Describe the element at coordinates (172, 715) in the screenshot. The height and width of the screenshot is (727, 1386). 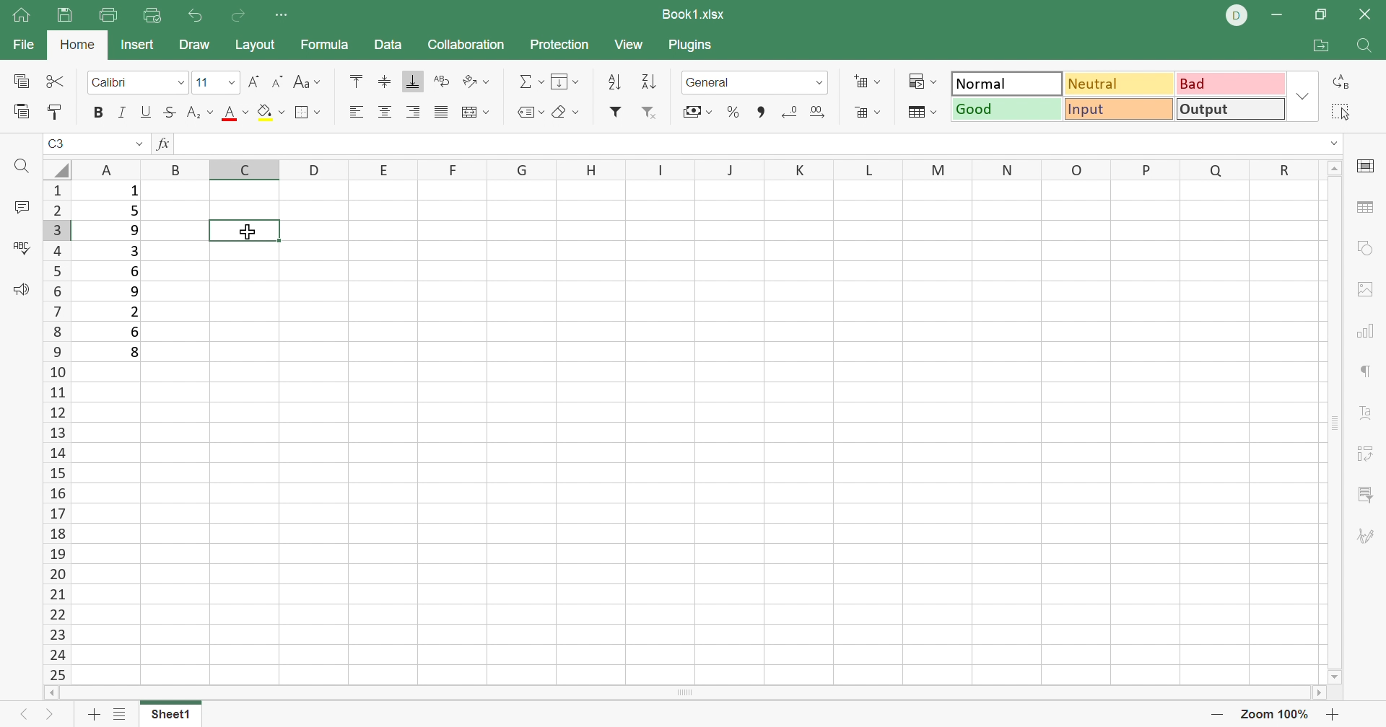
I see `Sheet1` at that location.